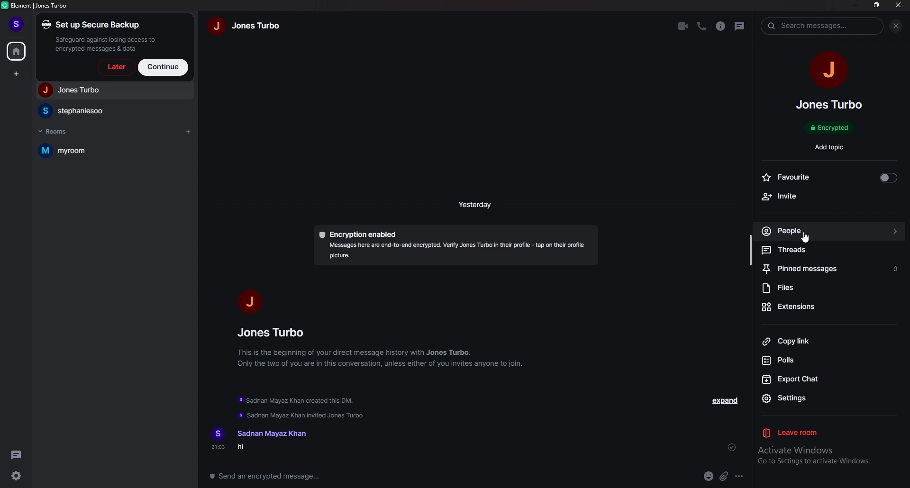 This screenshot has width=910, height=488. What do you see at coordinates (17, 50) in the screenshot?
I see `home` at bounding box center [17, 50].